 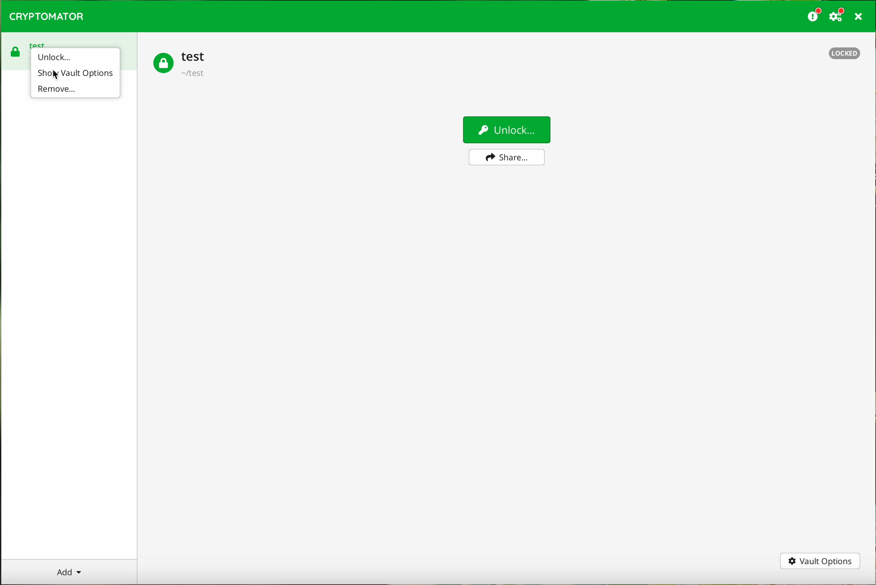 What do you see at coordinates (861, 16) in the screenshot?
I see `close program` at bounding box center [861, 16].